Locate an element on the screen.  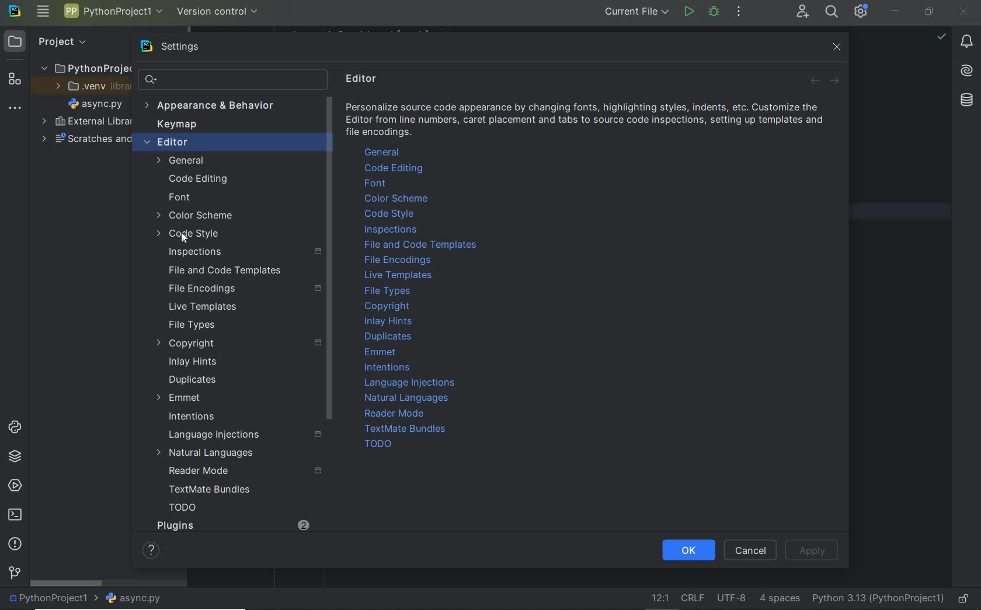
File and Code Templates is located at coordinates (220, 270).